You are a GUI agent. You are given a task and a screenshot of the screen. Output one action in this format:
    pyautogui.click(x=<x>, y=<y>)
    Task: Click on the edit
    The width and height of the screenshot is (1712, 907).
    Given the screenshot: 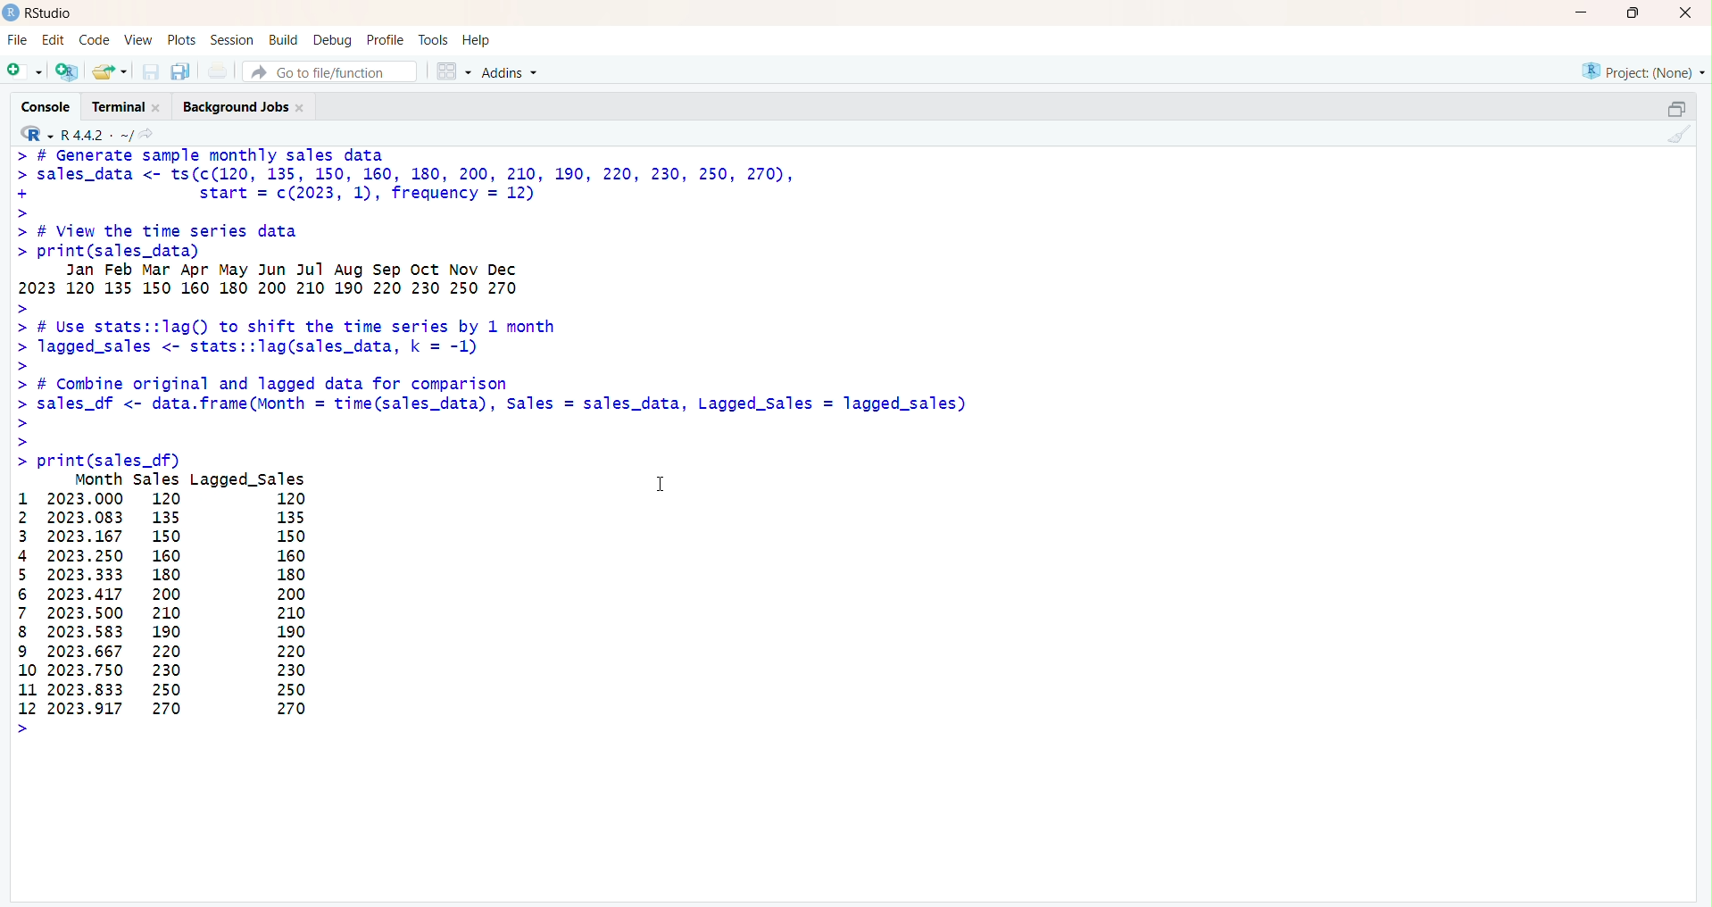 What is the action you would take?
    pyautogui.click(x=53, y=39)
    